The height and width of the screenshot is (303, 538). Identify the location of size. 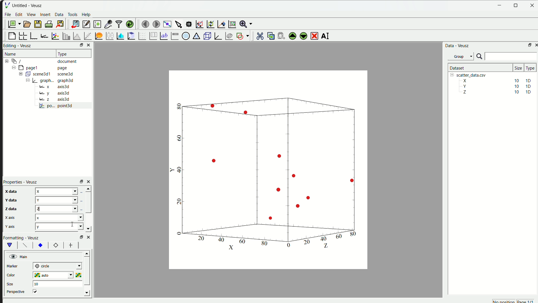
(517, 67).